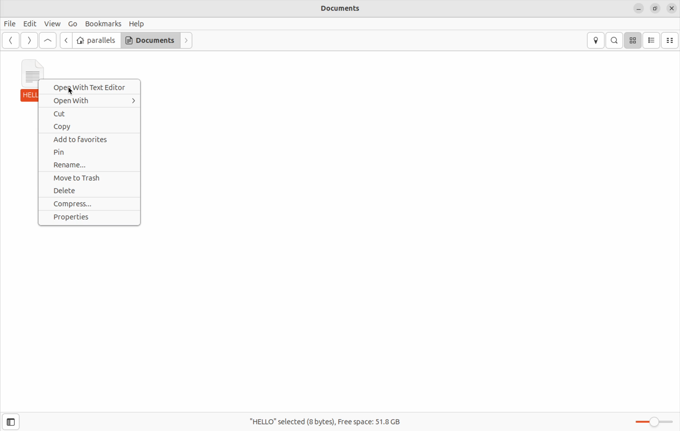 This screenshot has width=680, height=431. Describe the element at coordinates (73, 92) in the screenshot. I see `cursor` at that location.